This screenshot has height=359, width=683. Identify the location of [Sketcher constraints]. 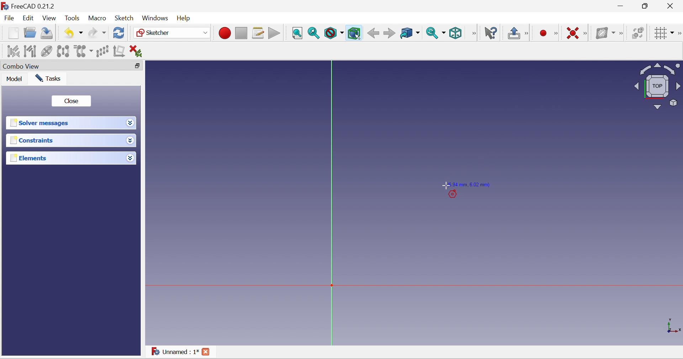
(585, 34).